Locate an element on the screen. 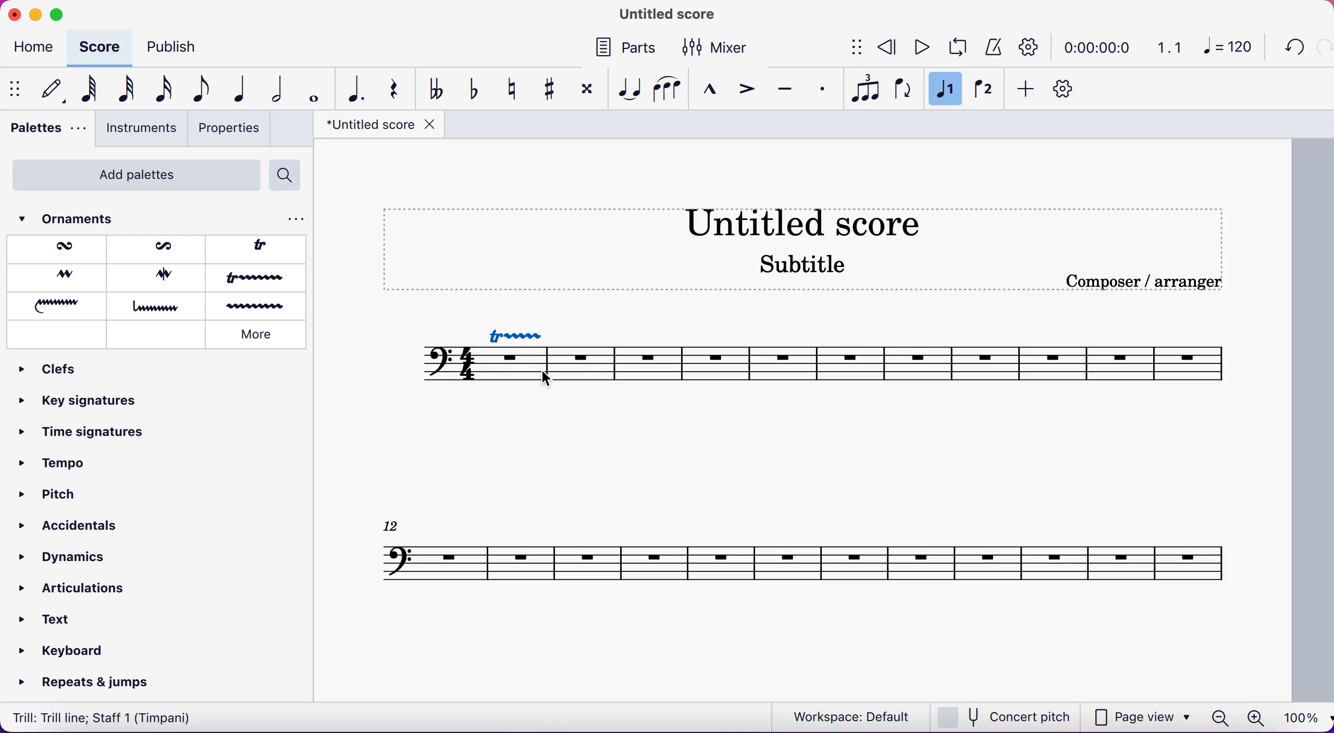  show/hide is located at coordinates (14, 90).